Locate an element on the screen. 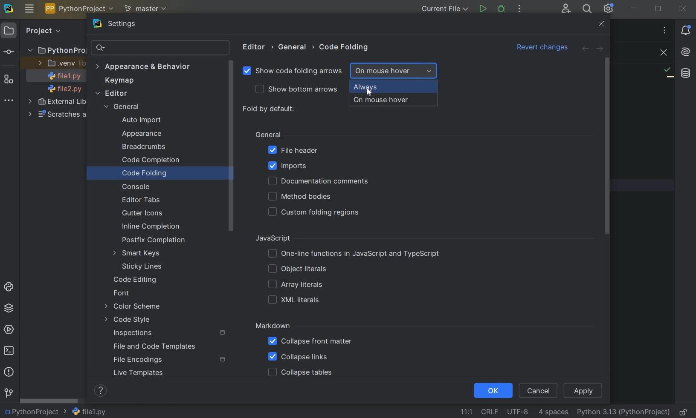 Image resolution: width=696 pixels, height=418 pixels. CLOSE is located at coordinates (685, 8).